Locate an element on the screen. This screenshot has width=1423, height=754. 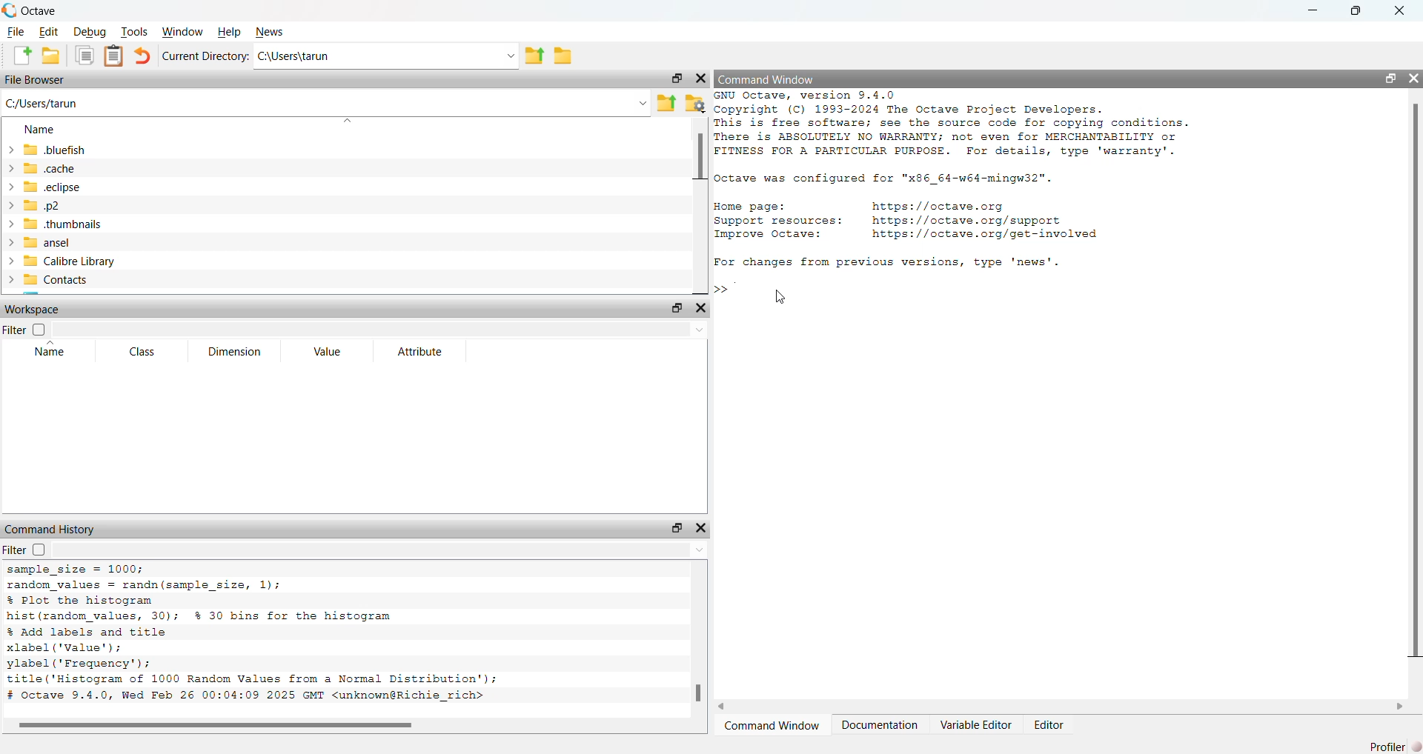
Filter is located at coordinates (27, 550).